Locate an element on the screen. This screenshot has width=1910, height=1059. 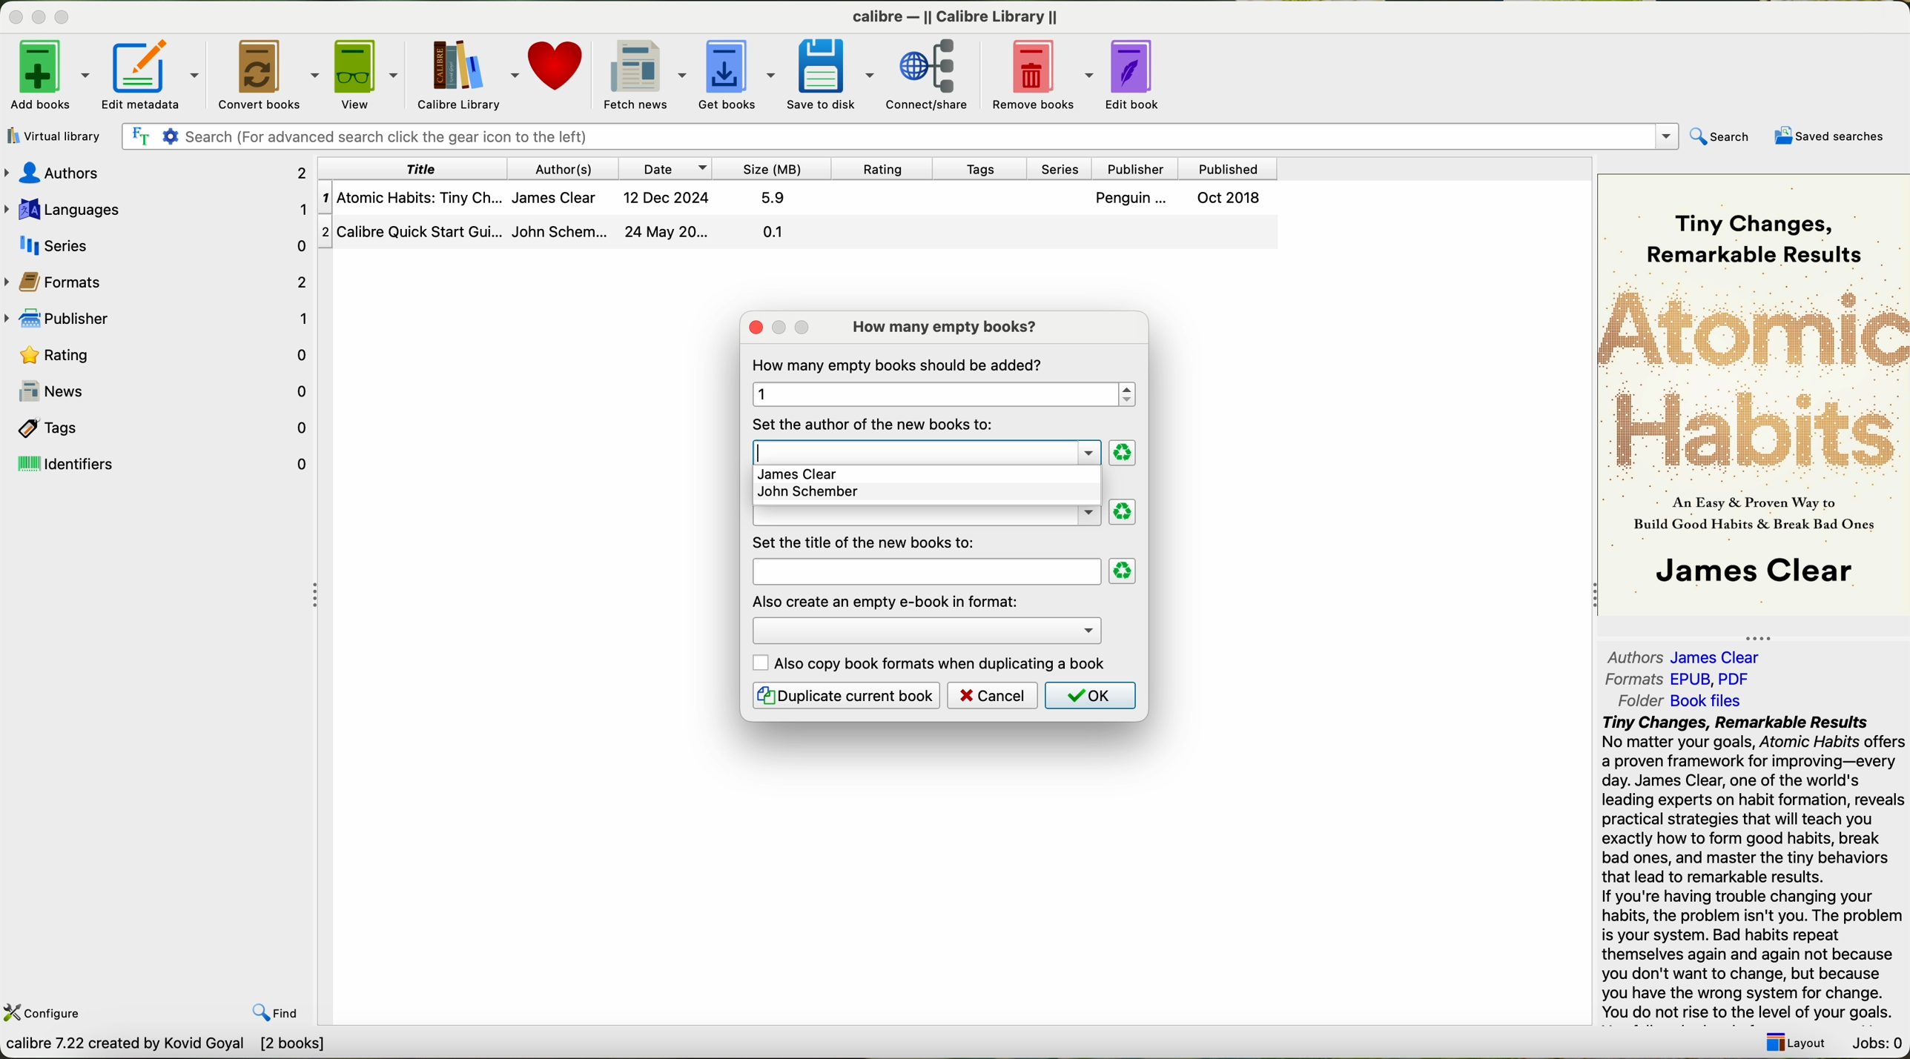
click is located at coordinates (928, 448).